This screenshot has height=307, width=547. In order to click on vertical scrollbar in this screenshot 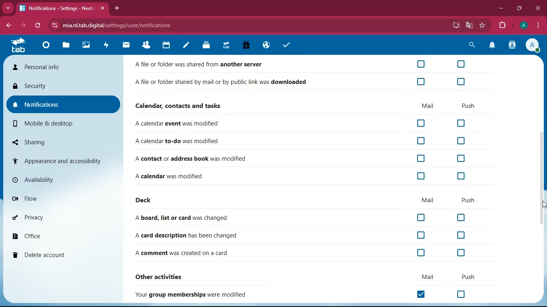, I will do `click(542, 177)`.